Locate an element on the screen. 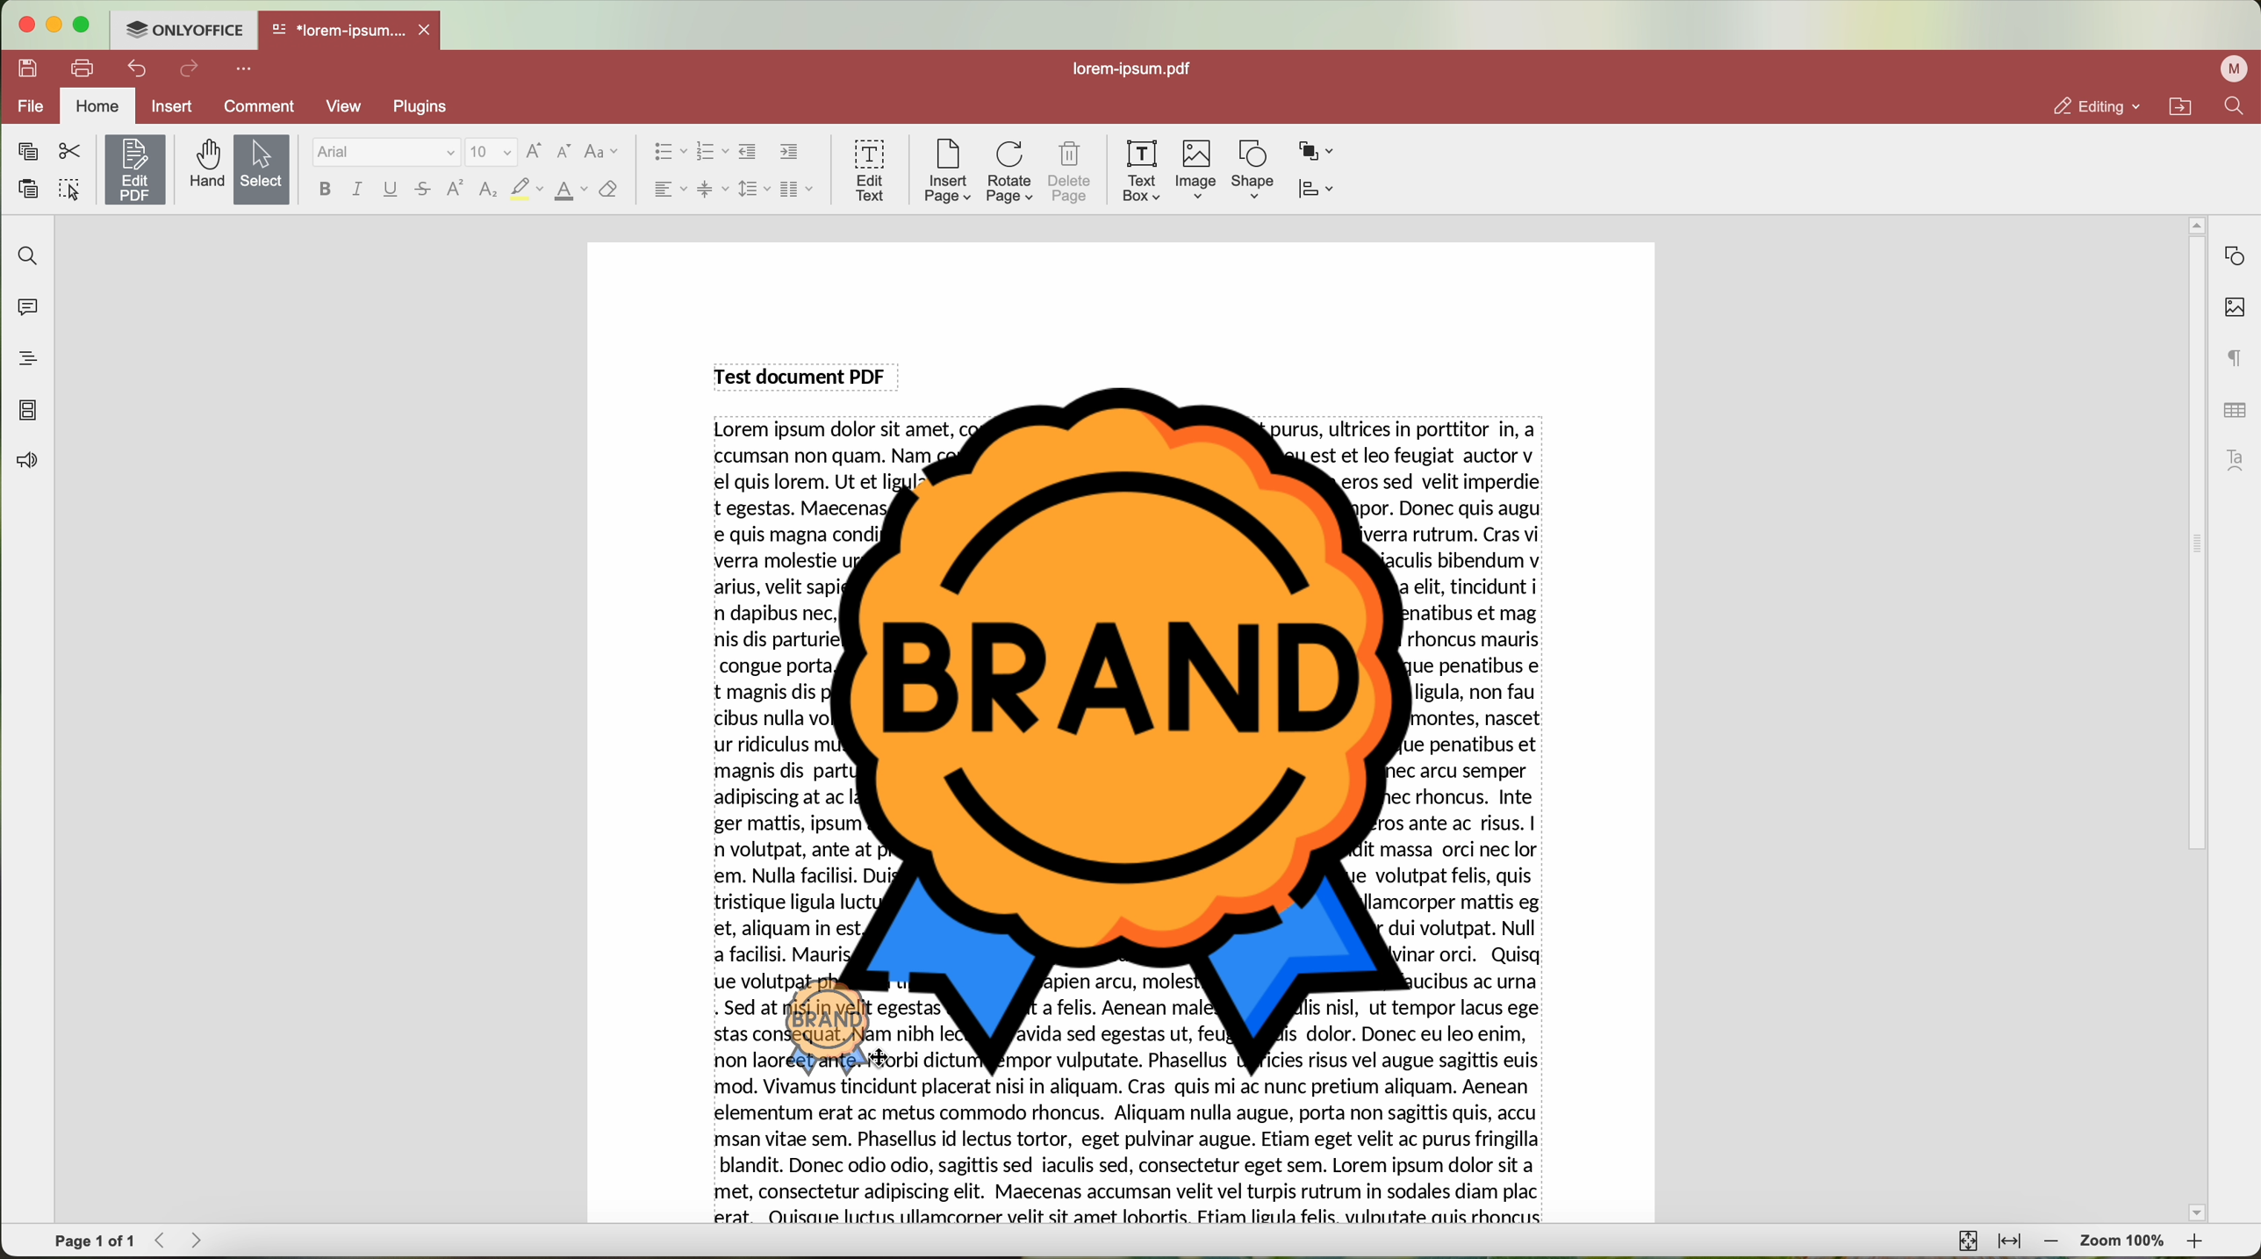 The height and width of the screenshot is (1259, 2261). redo is located at coordinates (190, 70).